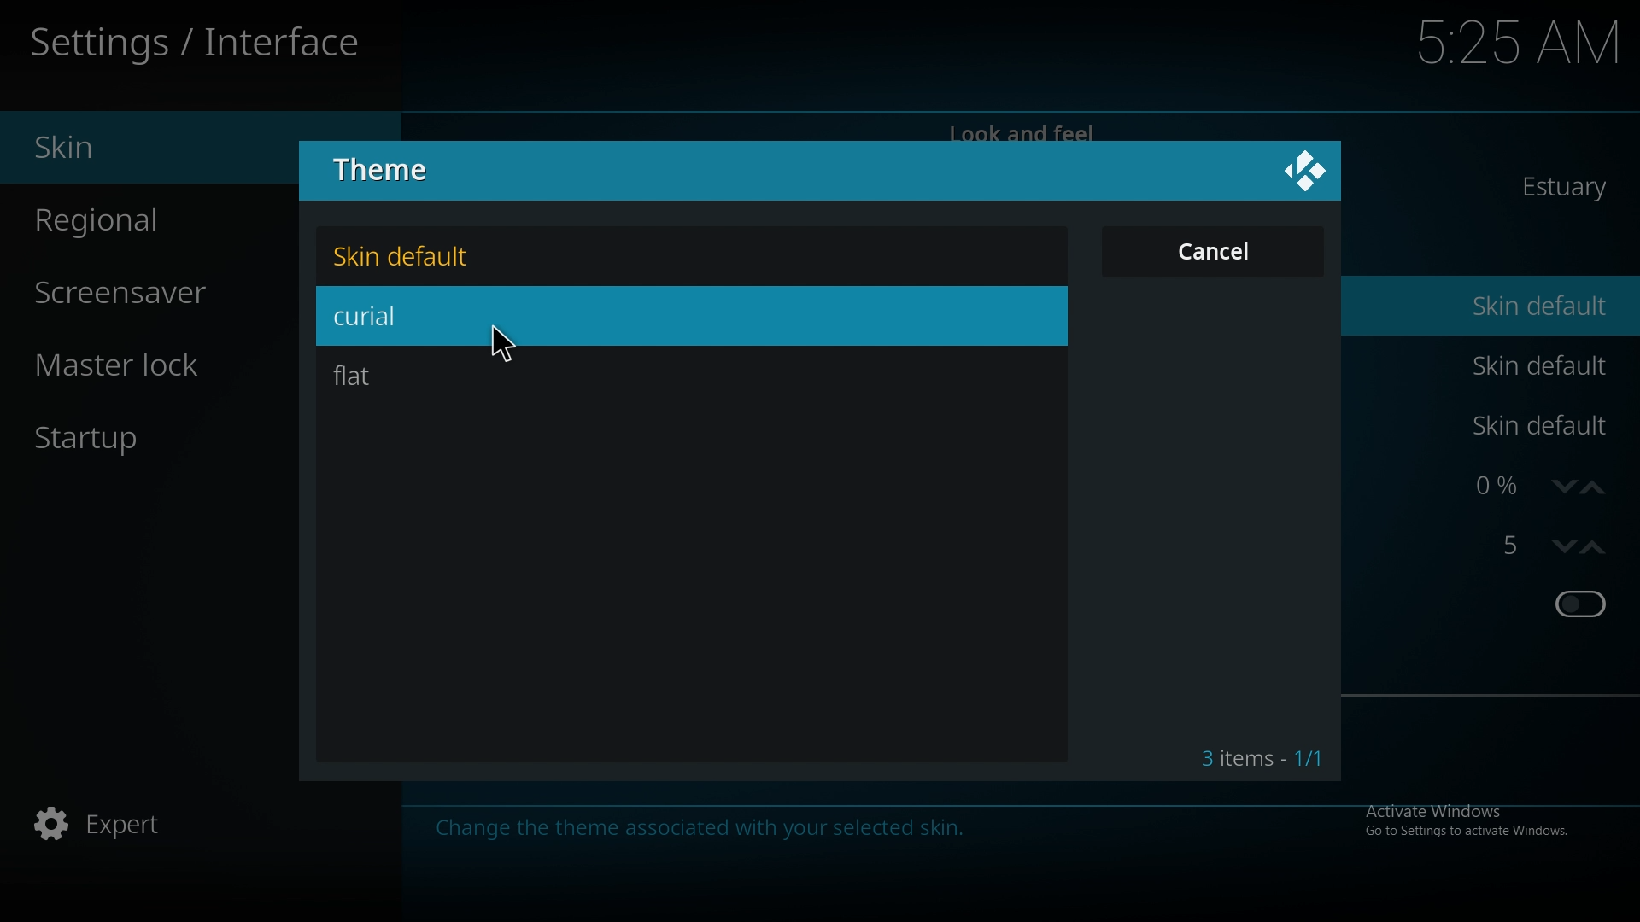 This screenshot has height=922, width=1640. Describe the element at coordinates (1305, 173) in the screenshot. I see `close` at that location.